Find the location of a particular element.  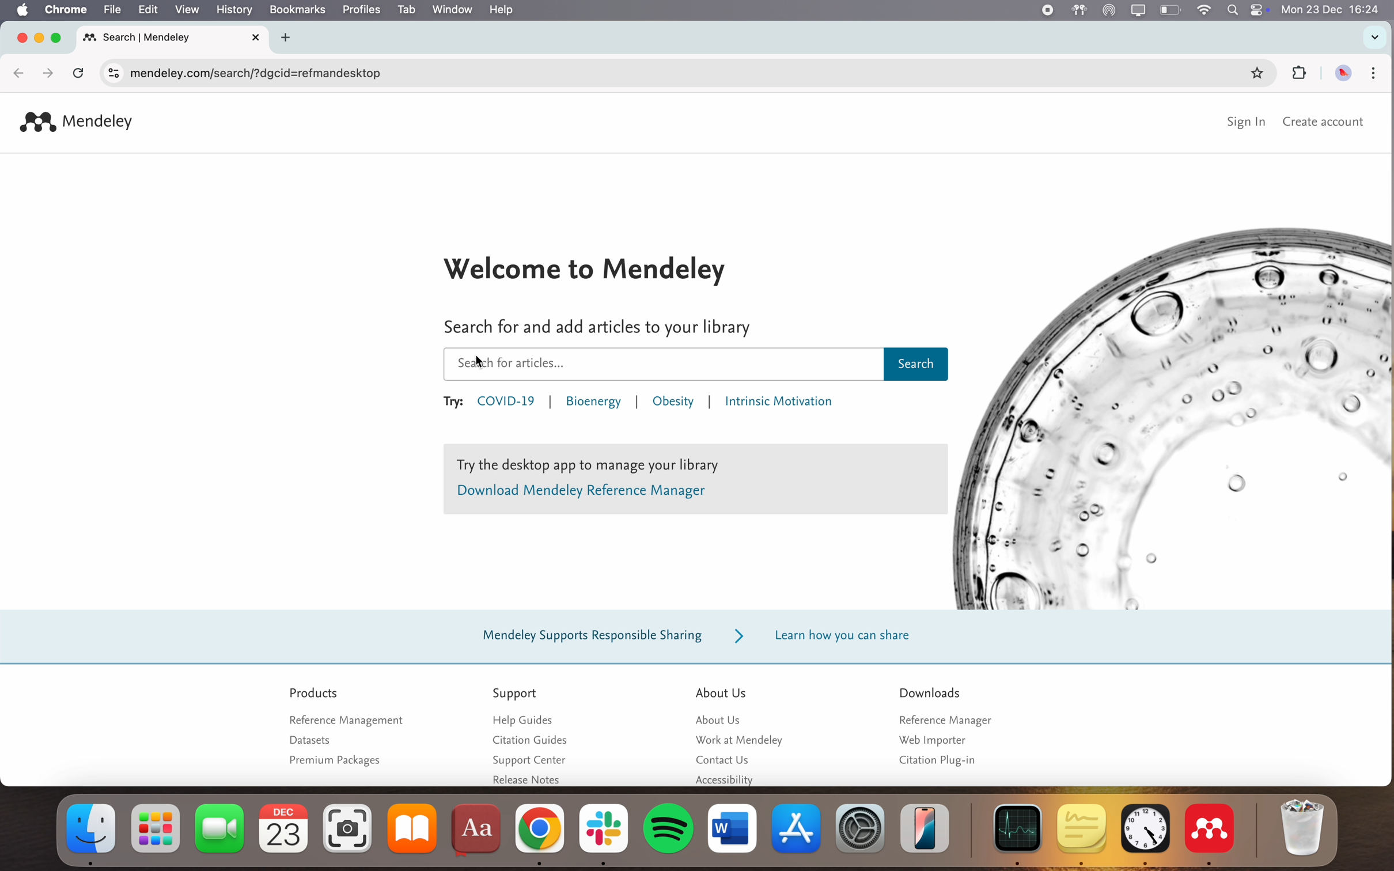

stickies is located at coordinates (1079, 832).